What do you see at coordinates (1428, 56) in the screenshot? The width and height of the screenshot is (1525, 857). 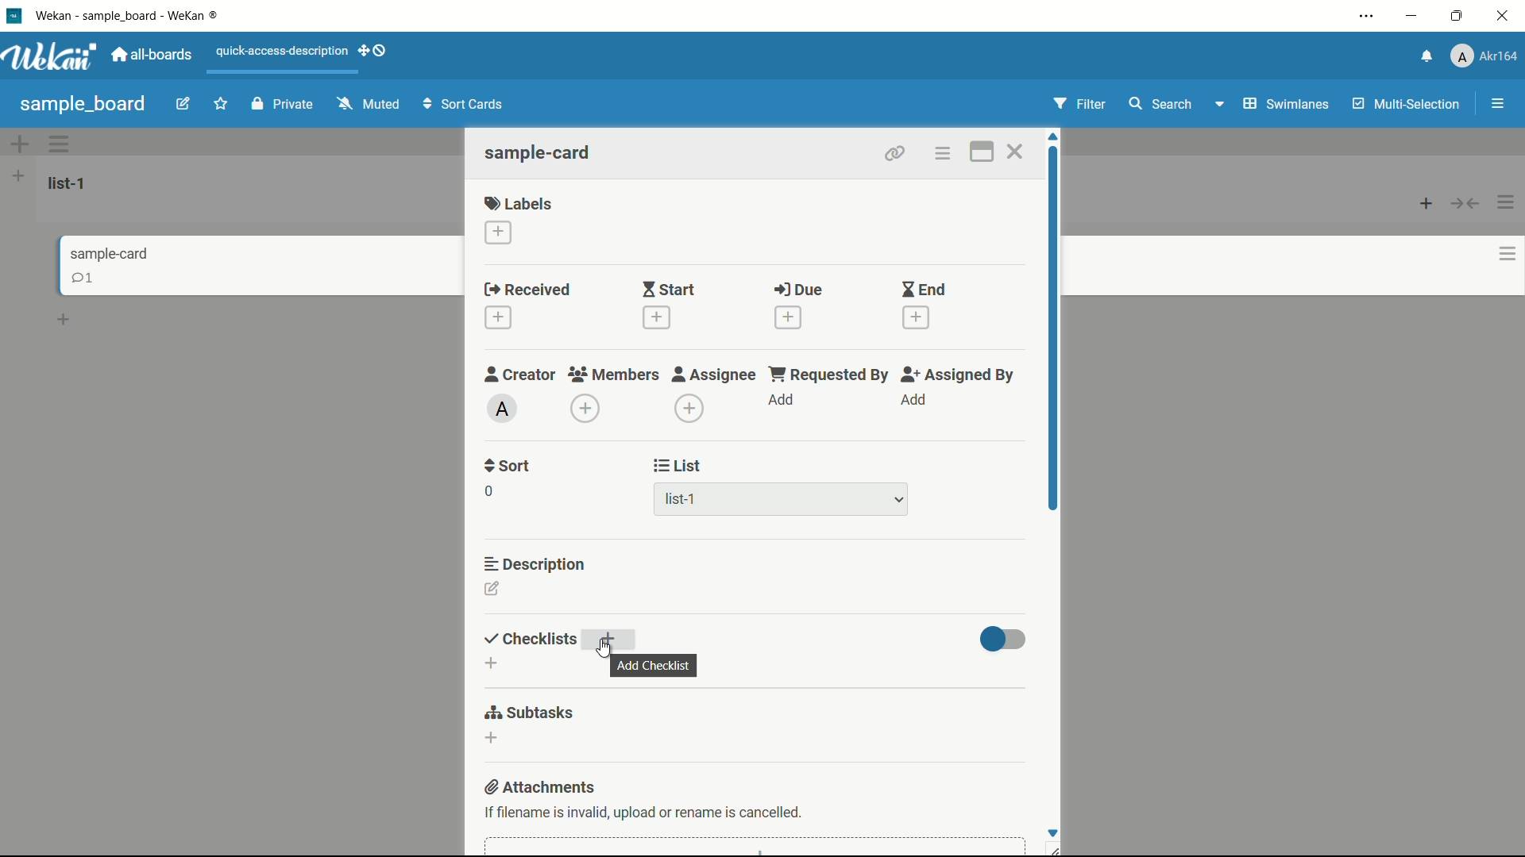 I see `notifications` at bounding box center [1428, 56].